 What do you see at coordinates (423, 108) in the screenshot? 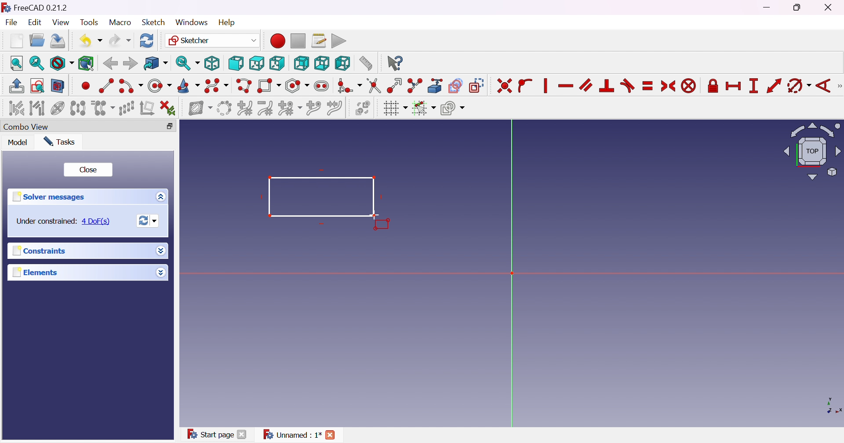
I see `Toggle snap` at bounding box center [423, 108].